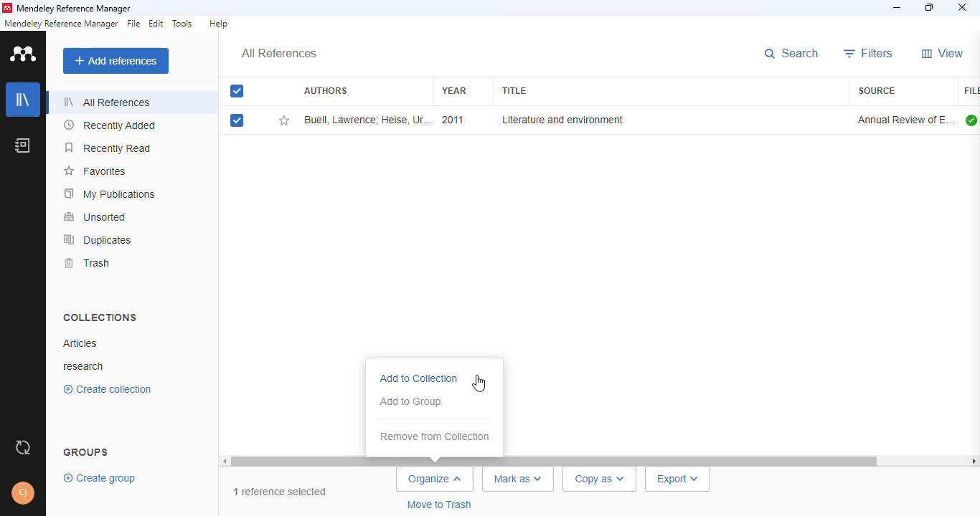 The image size is (980, 516). What do you see at coordinates (22, 145) in the screenshot?
I see `notebook` at bounding box center [22, 145].